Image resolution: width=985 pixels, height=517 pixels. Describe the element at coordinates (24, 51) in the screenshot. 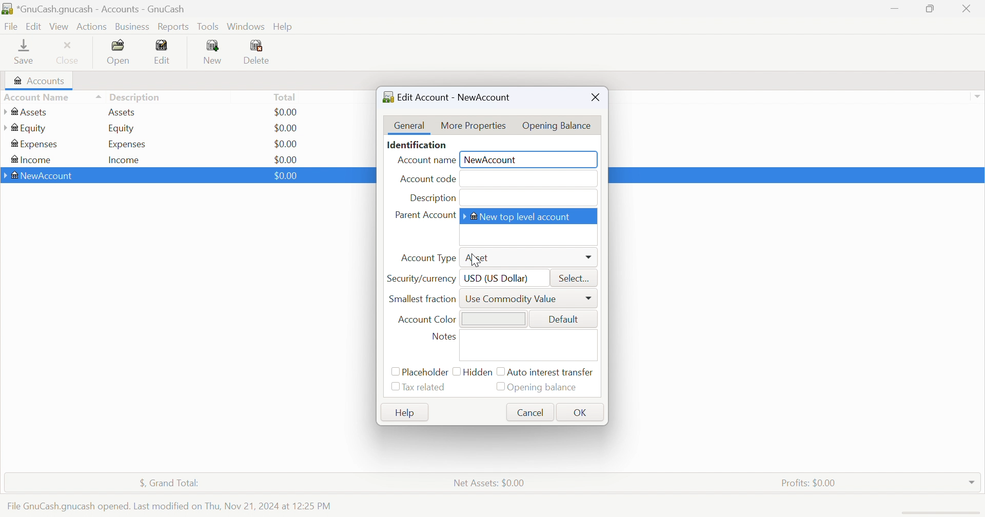

I see `Save` at that location.